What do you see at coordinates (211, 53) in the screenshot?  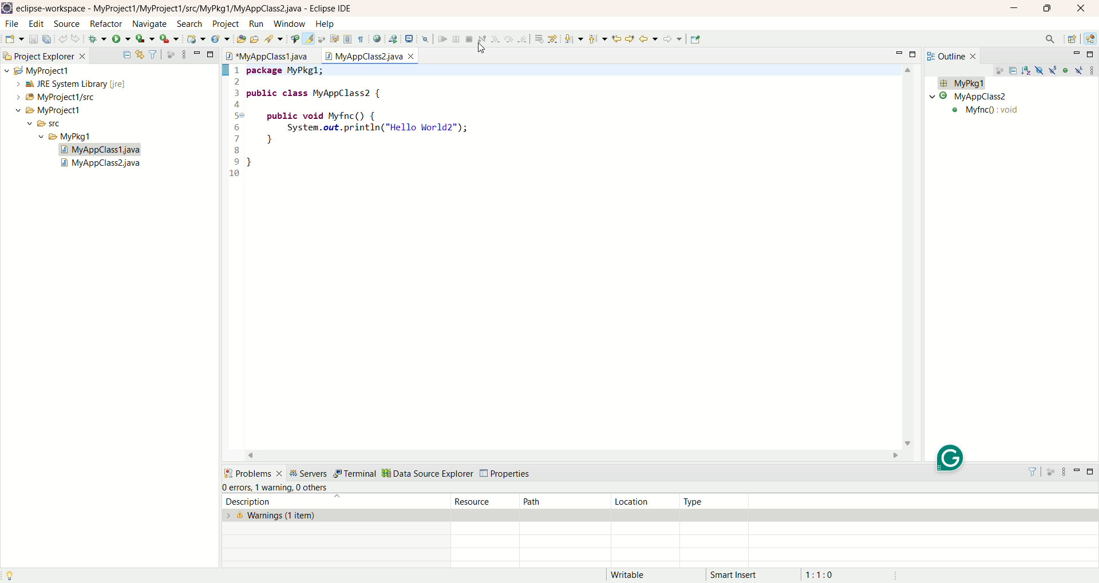 I see `maximize` at bounding box center [211, 53].